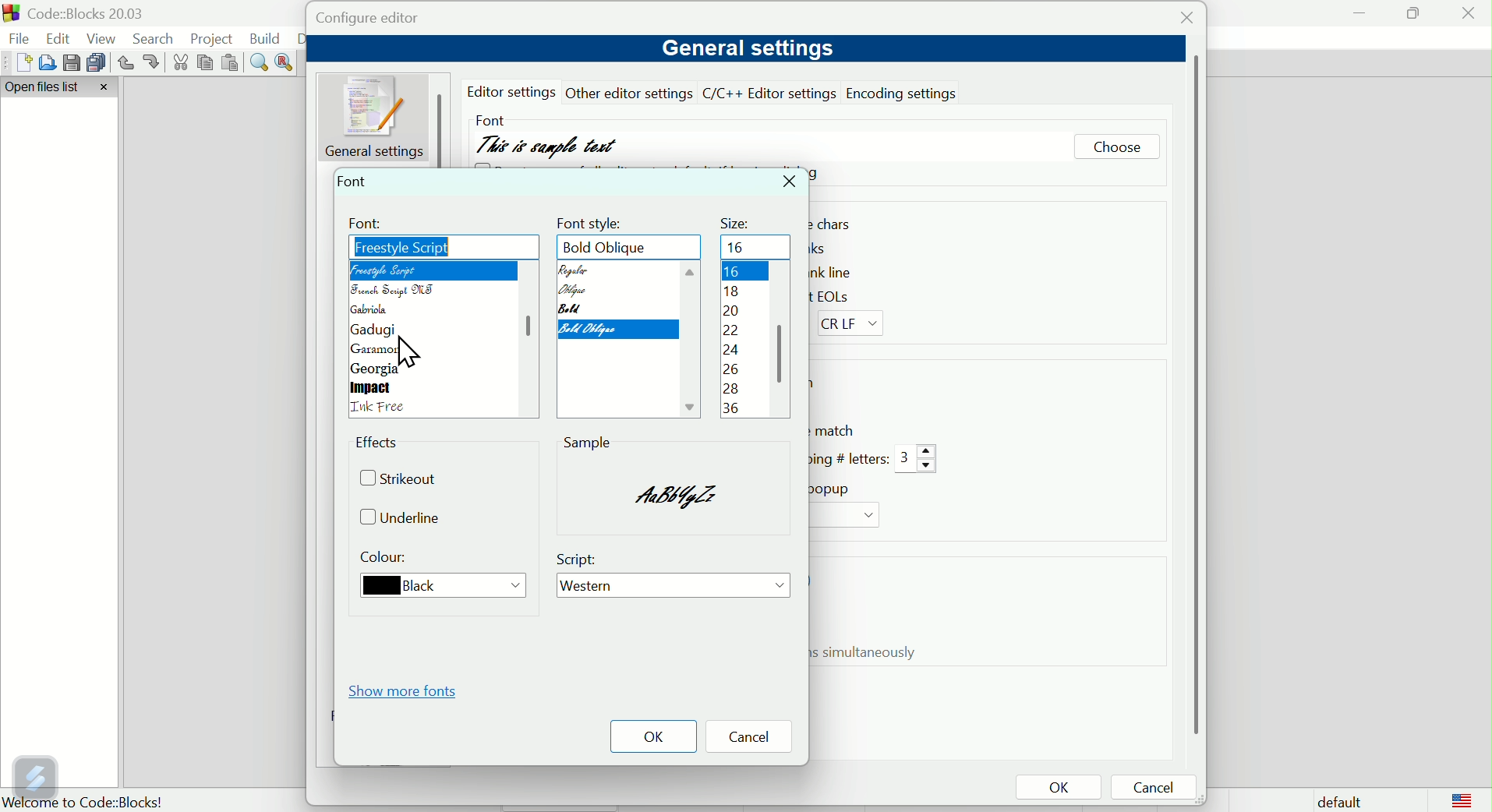 Image resolution: width=1492 pixels, height=812 pixels. What do you see at coordinates (408, 690) in the screenshot?
I see `Show More fonts` at bounding box center [408, 690].